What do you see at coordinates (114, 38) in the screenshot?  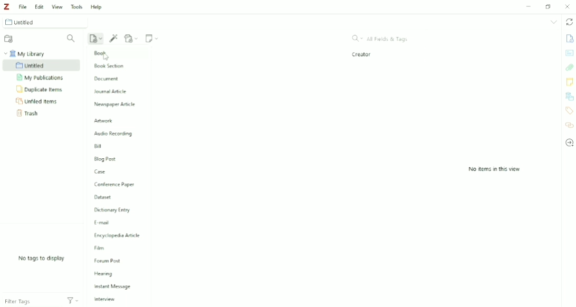 I see `Add Item (s) by Identifier` at bounding box center [114, 38].